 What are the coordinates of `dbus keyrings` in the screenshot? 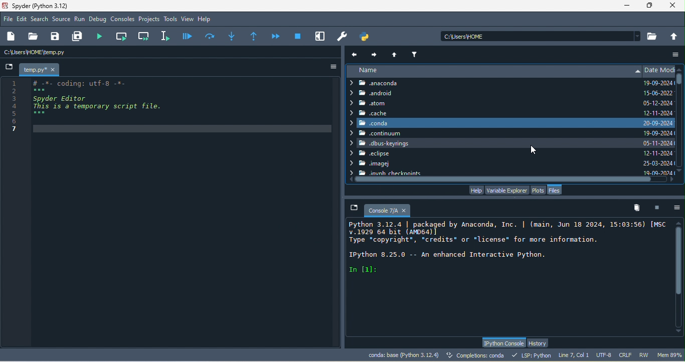 It's located at (494, 143).